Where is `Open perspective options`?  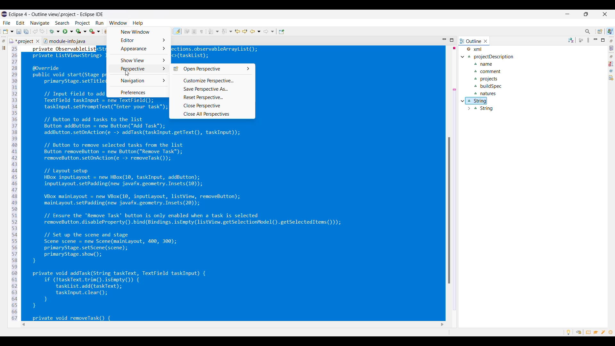 Open perspective options is located at coordinates (212, 69).